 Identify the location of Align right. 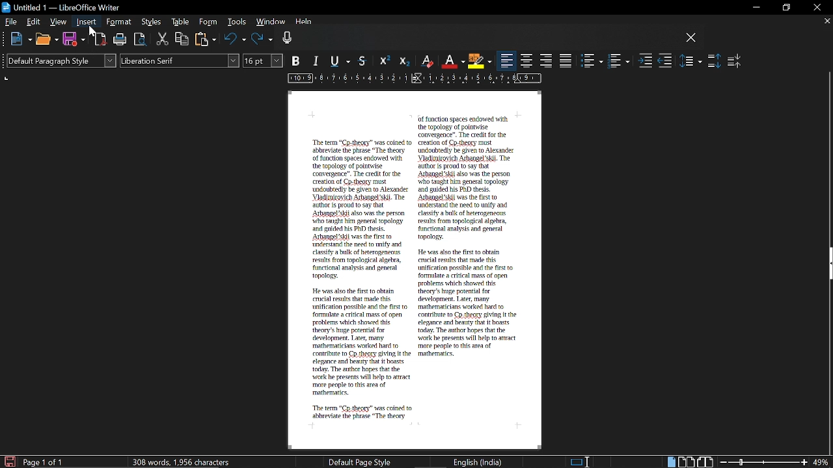
(547, 60).